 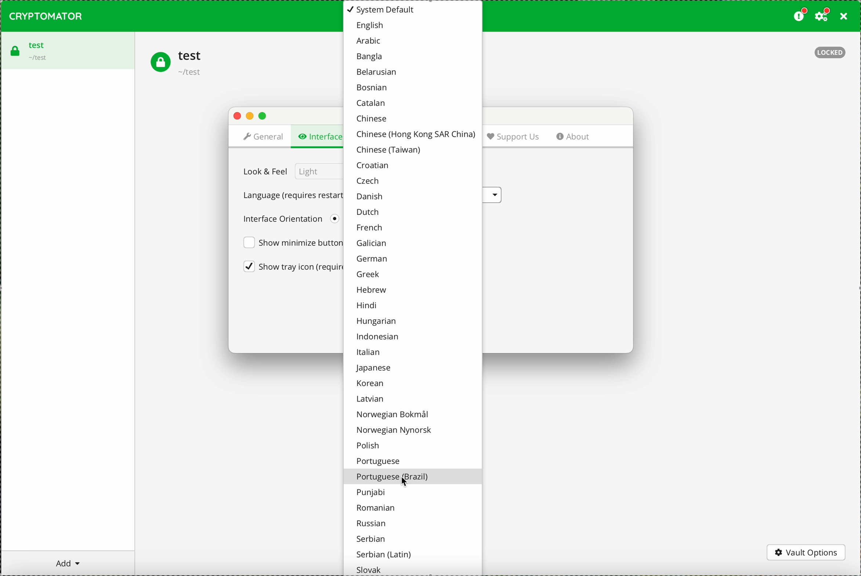 I want to click on latvian, so click(x=371, y=399).